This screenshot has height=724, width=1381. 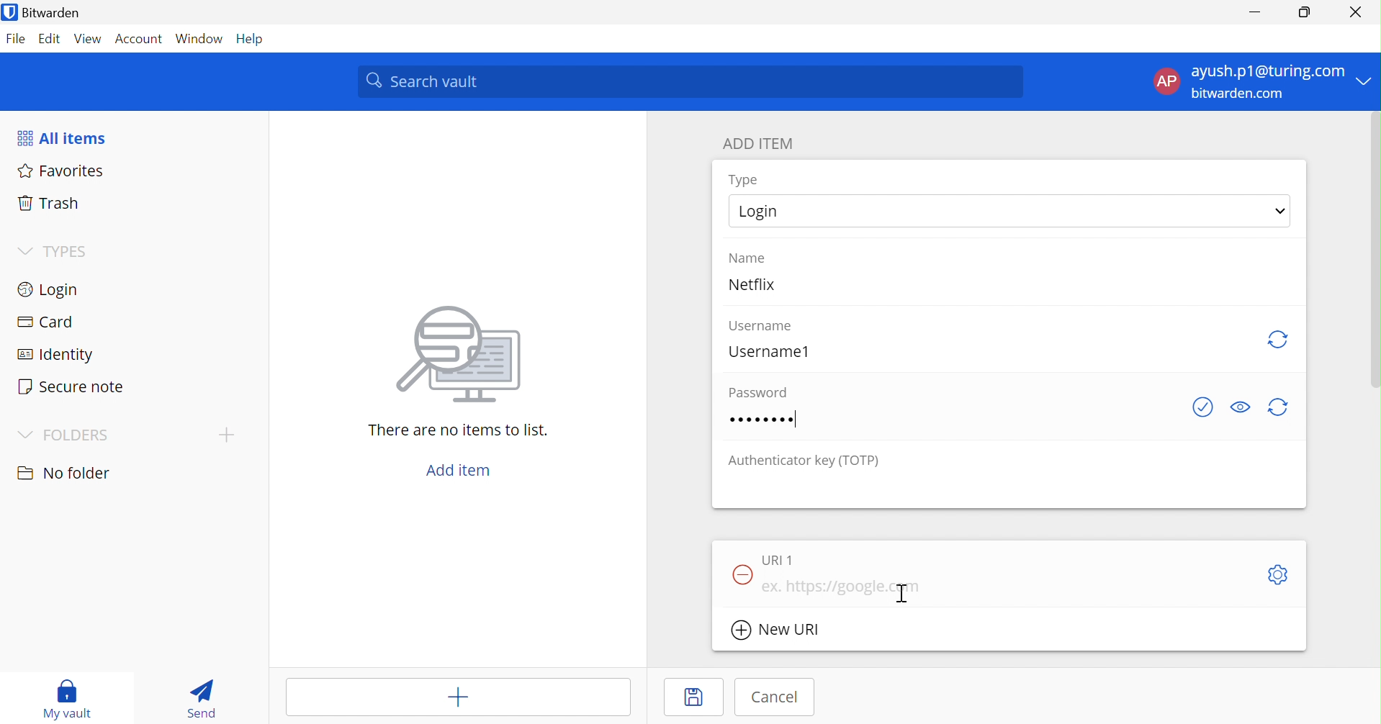 What do you see at coordinates (1267, 69) in the screenshot?
I see `ayush.p1@turing.com` at bounding box center [1267, 69].